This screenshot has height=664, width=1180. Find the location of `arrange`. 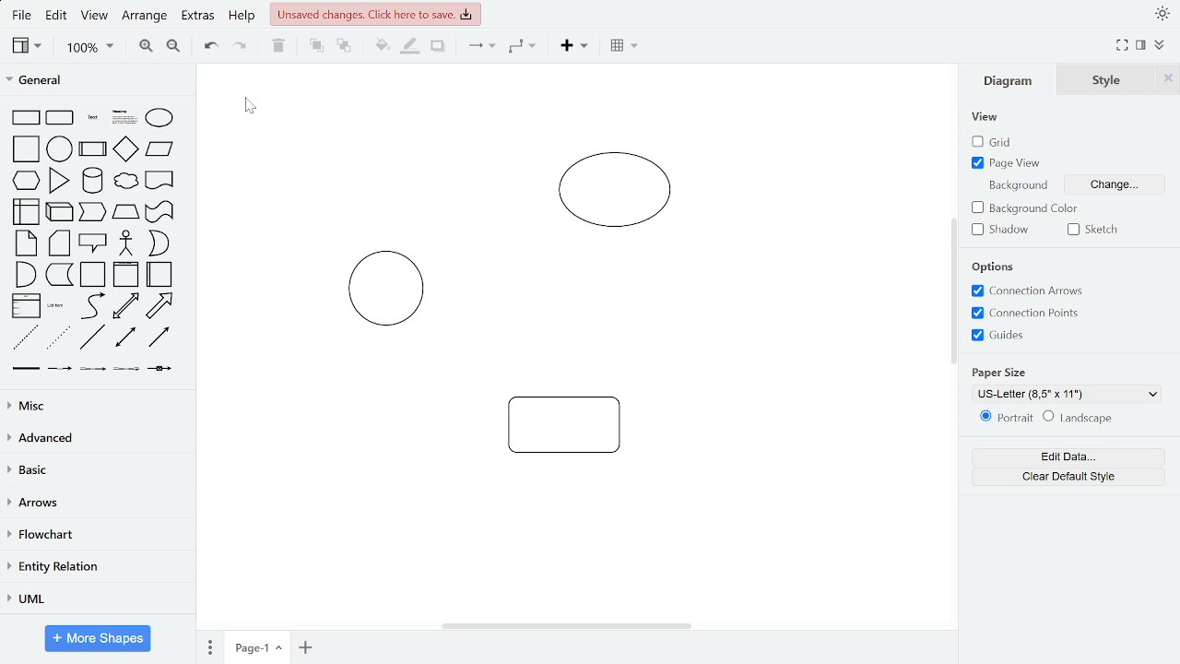

arrange is located at coordinates (147, 16).